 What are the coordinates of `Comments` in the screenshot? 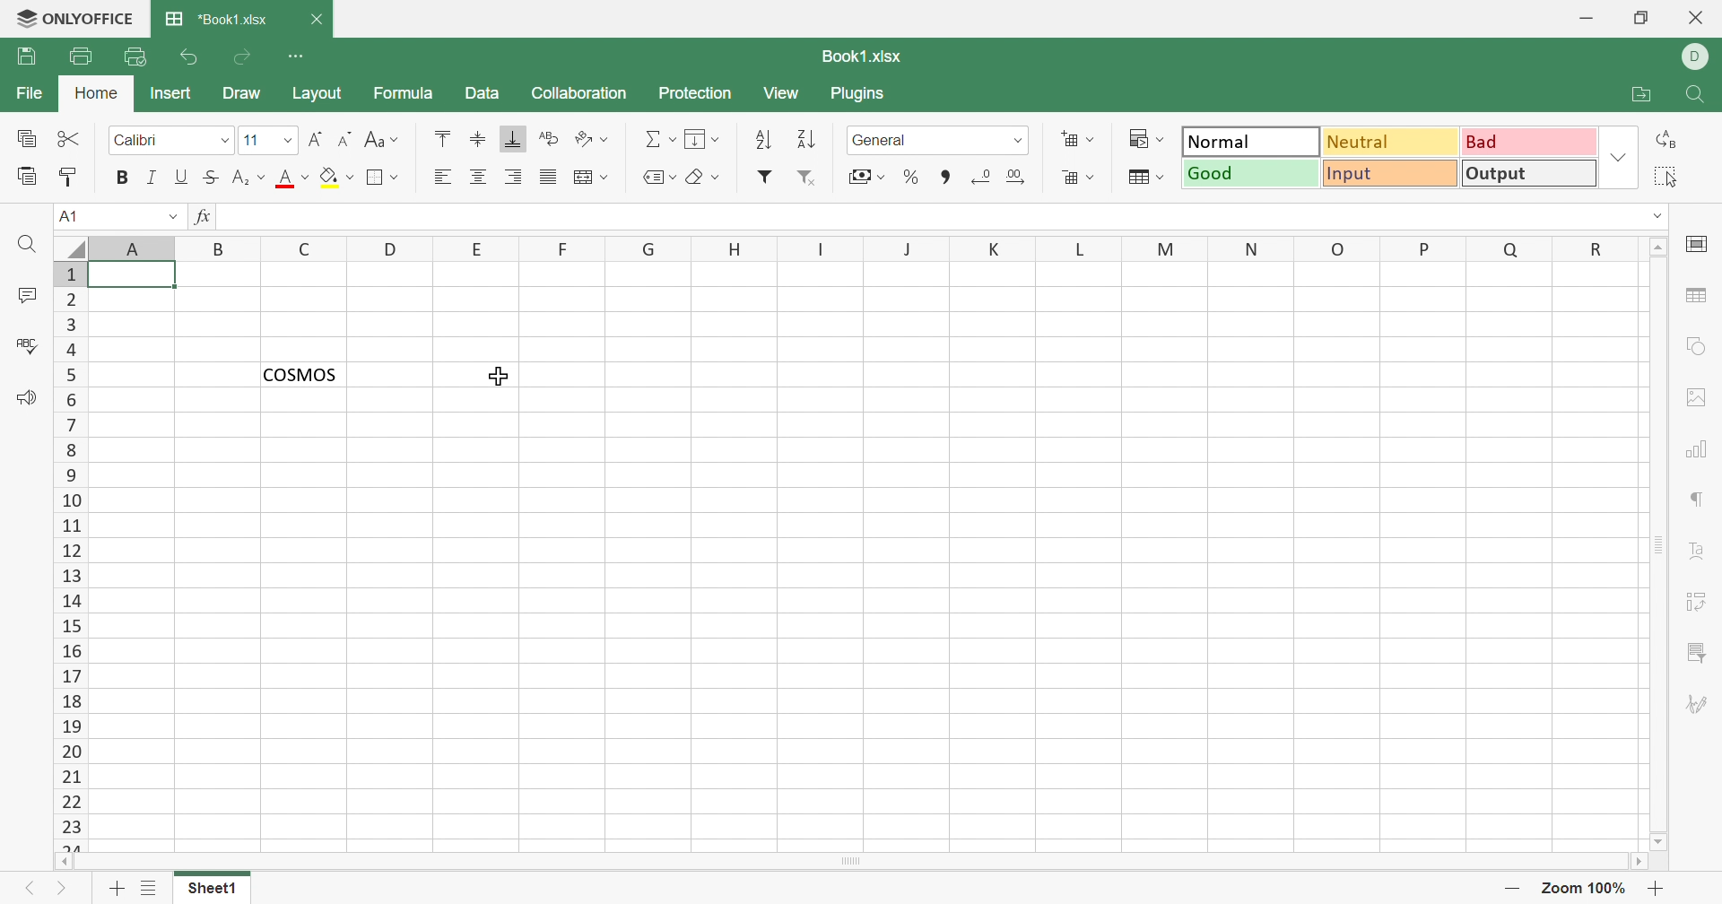 It's located at (25, 294).